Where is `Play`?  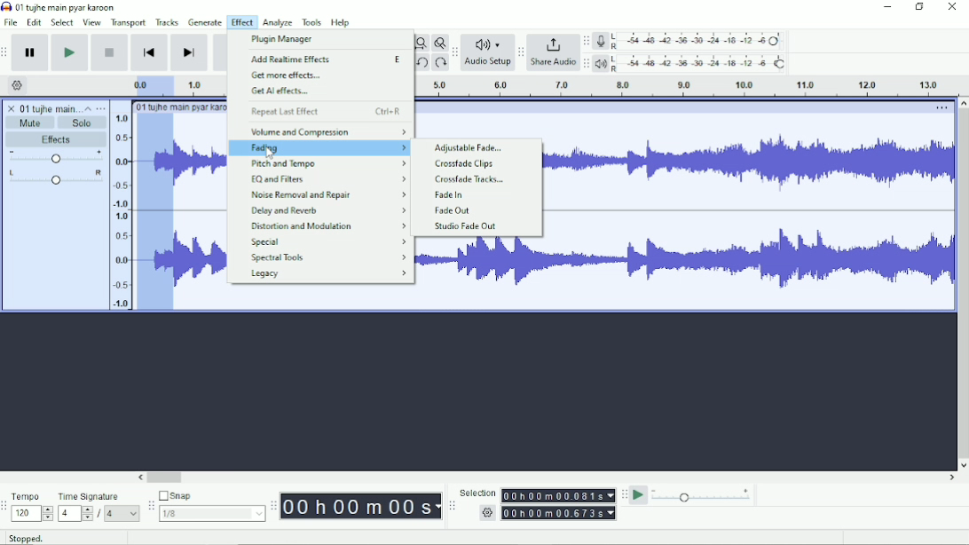
Play is located at coordinates (69, 52).